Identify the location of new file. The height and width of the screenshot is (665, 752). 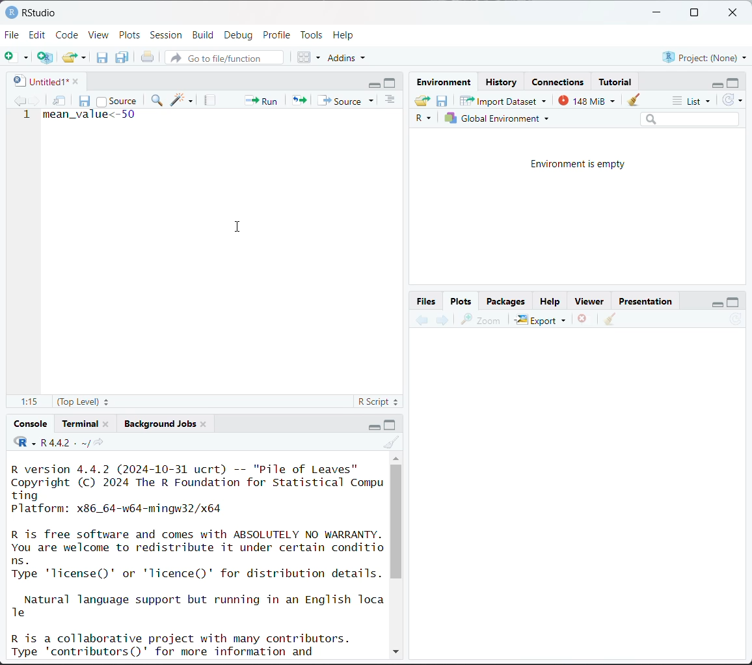
(16, 57).